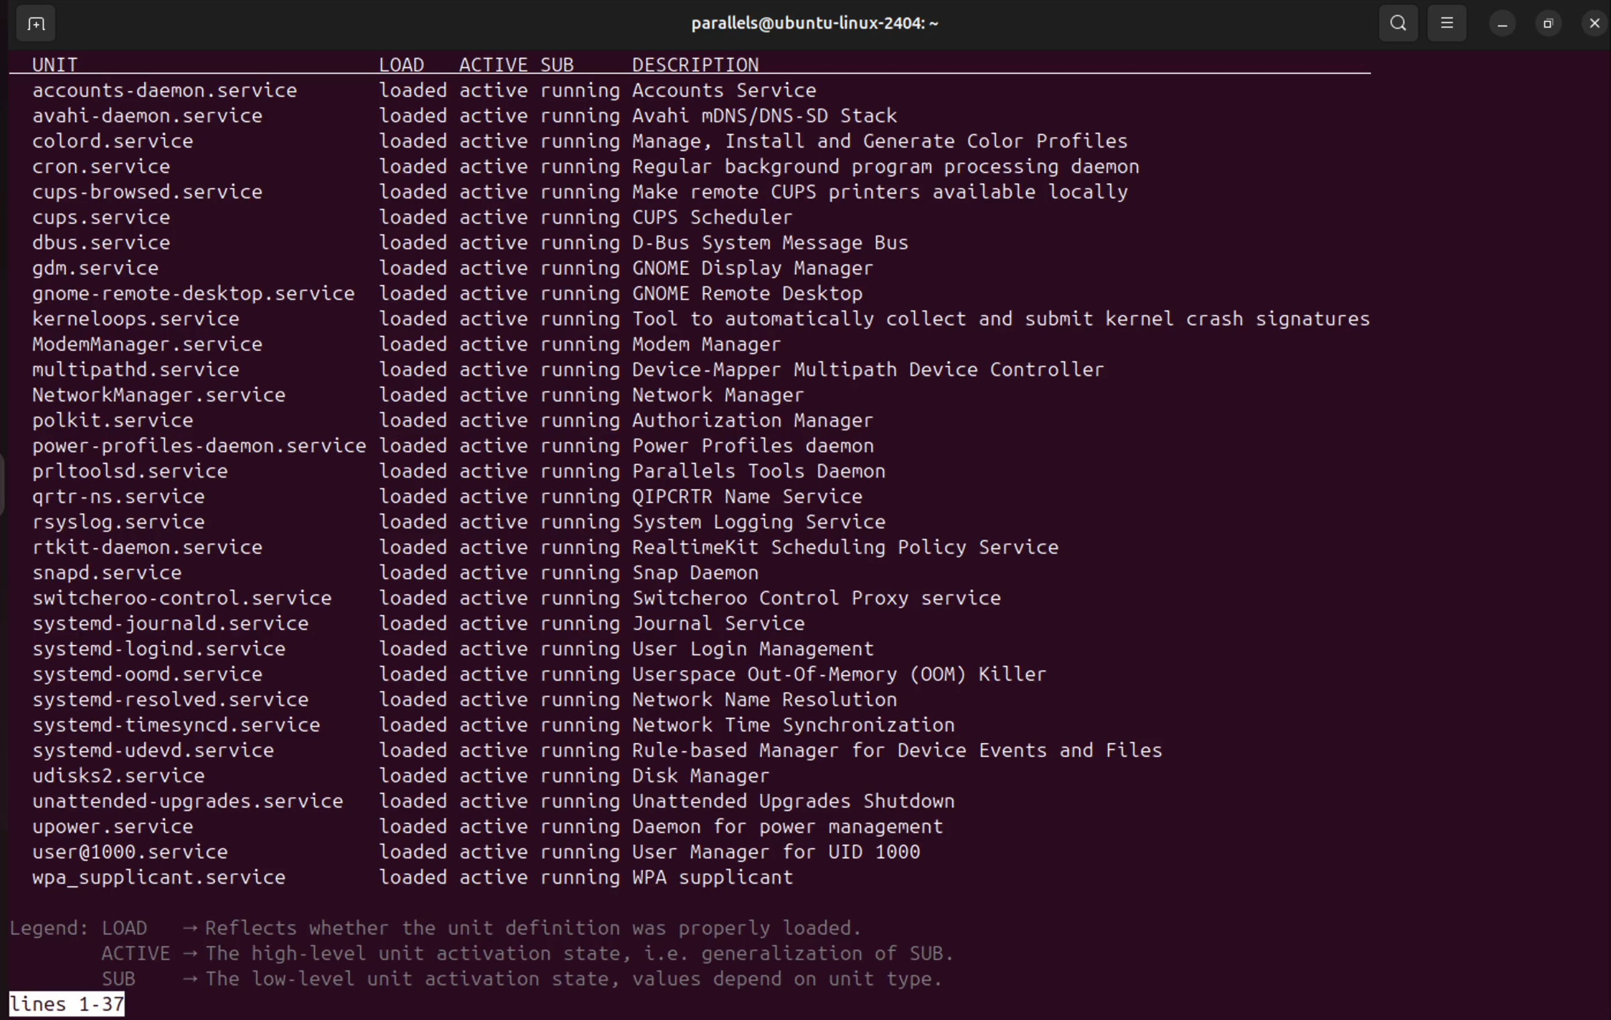 This screenshot has height=1020, width=1611. Describe the element at coordinates (132, 500) in the screenshot. I see `qrtr-ns service` at that location.